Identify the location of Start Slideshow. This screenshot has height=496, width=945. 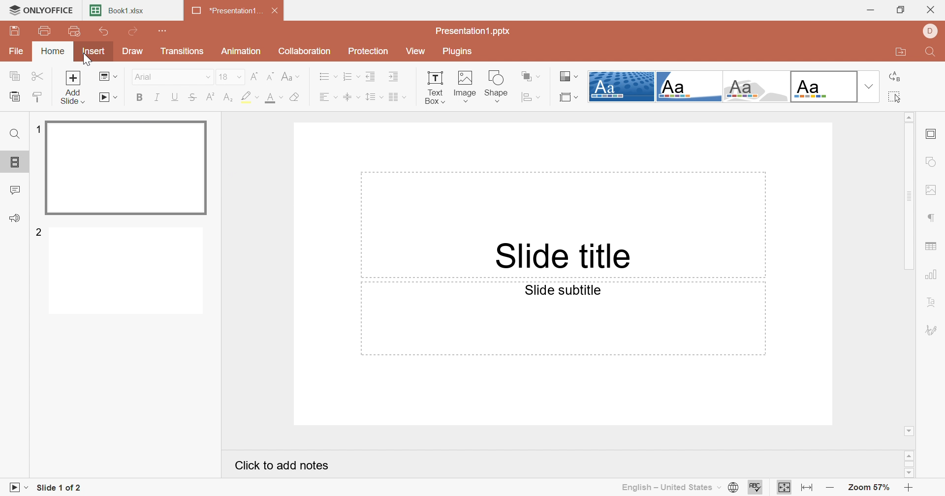
(108, 97).